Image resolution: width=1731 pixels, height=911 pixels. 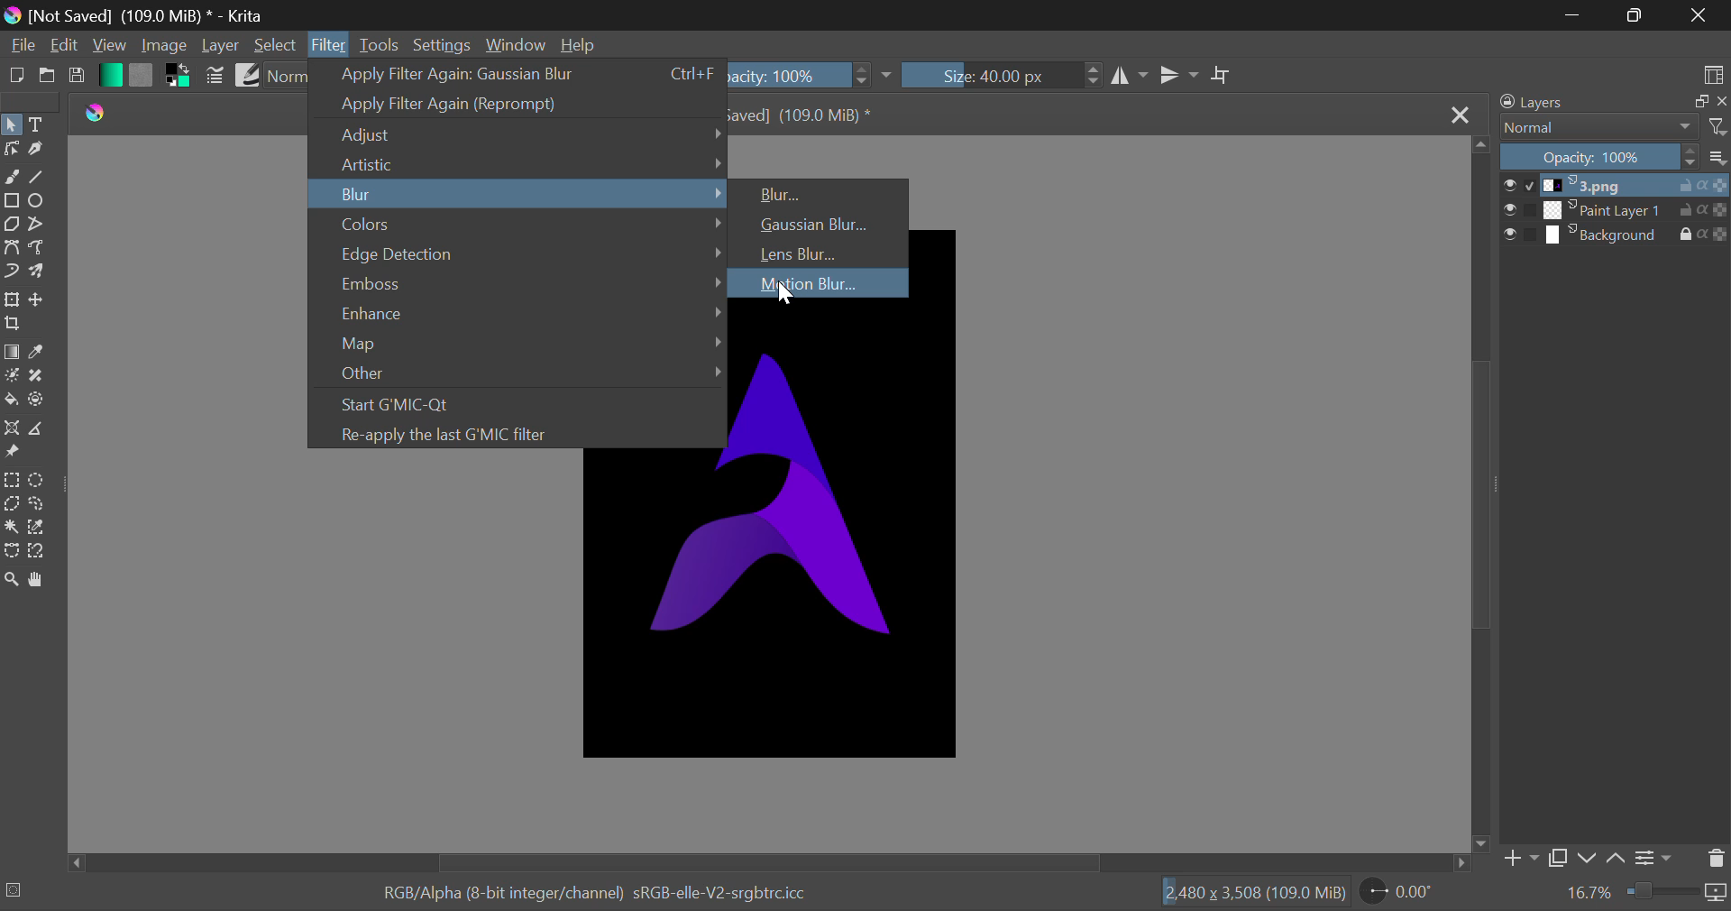 I want to click on Delete Layer, so click(x=1715, y=859).